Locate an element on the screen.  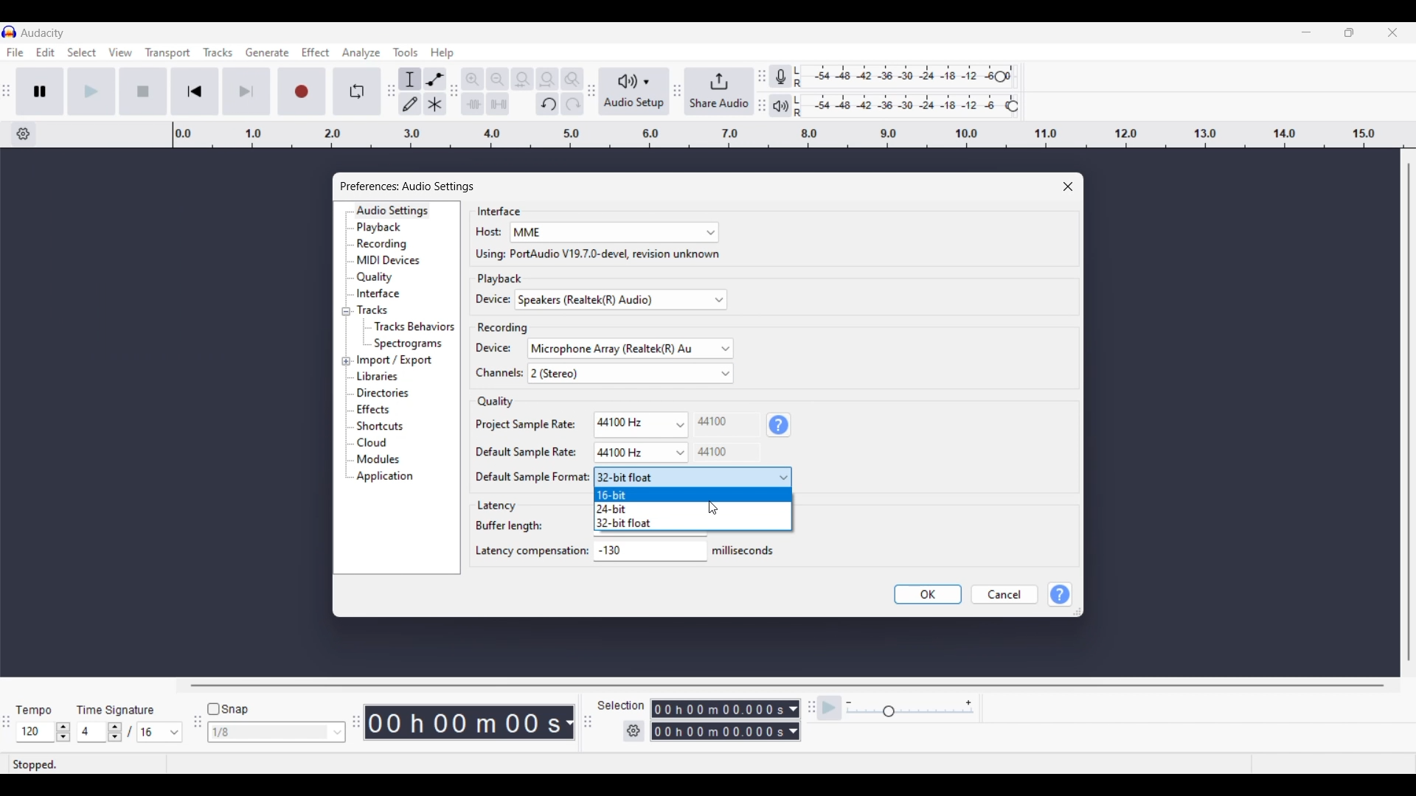
Tracks menu is located at coordinates (218, 52).